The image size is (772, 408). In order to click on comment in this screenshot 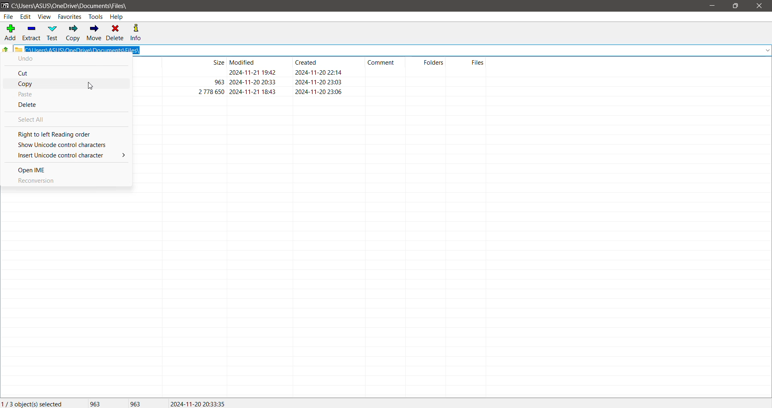, I will do `click(381, 62)`.